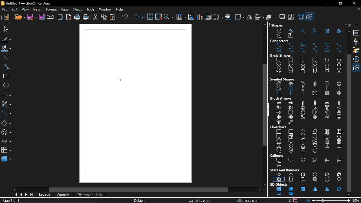  Describe the element at coordinates (356, 50) in the screenshot. I see `gallery` at that location.